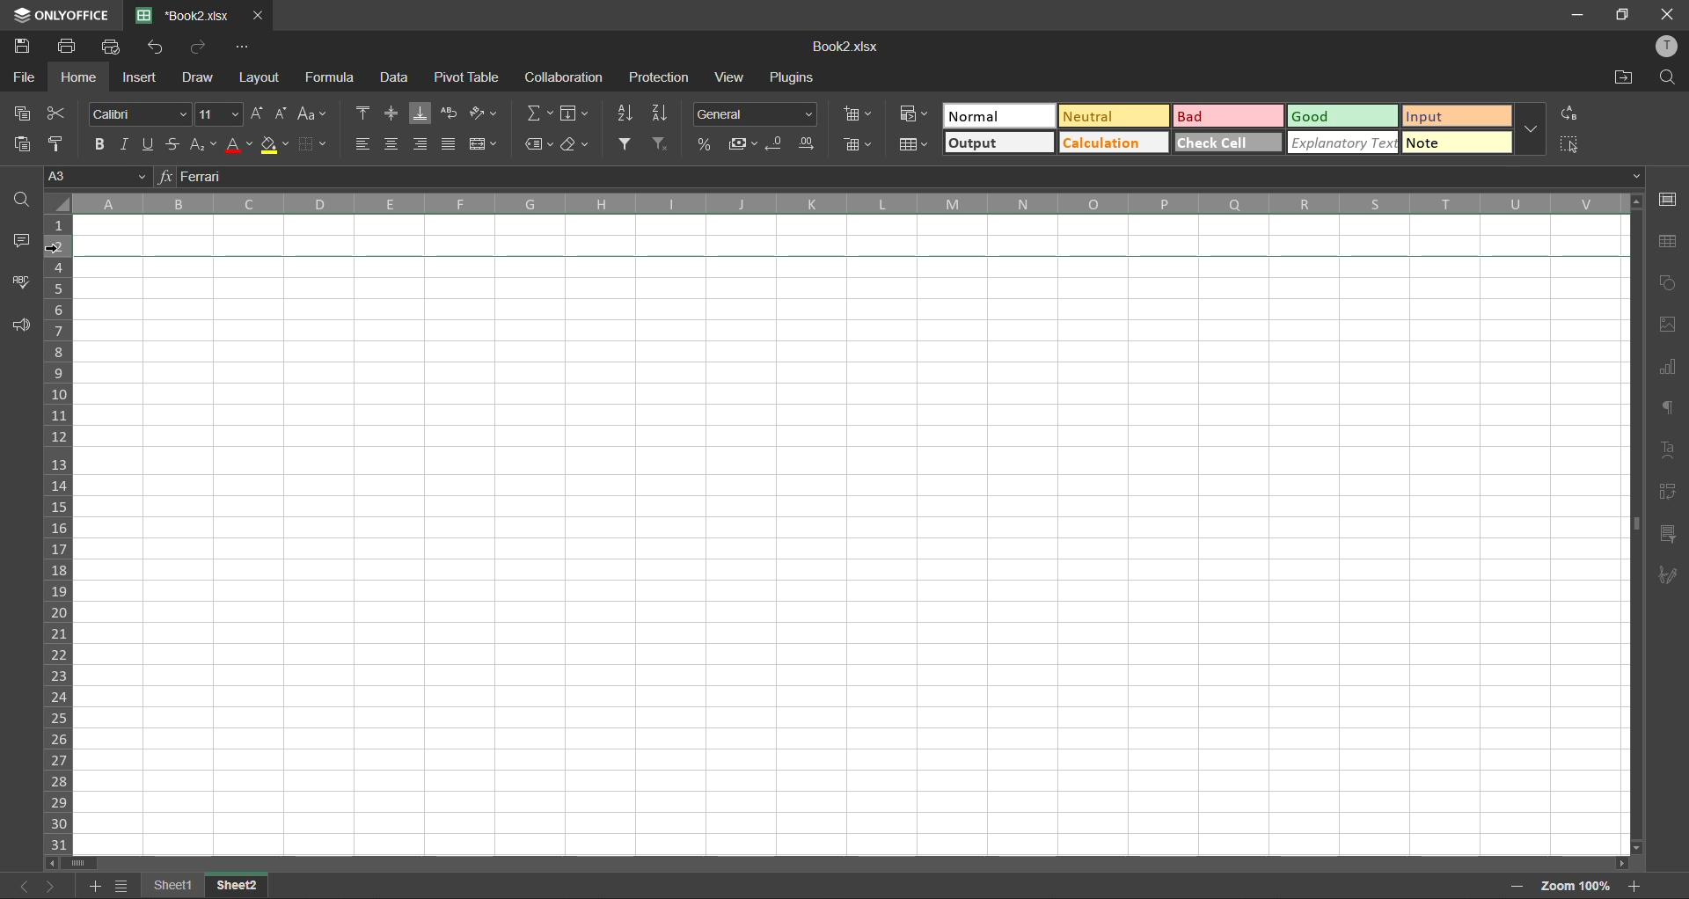  I want to click on decrement size, so click(282, 113).